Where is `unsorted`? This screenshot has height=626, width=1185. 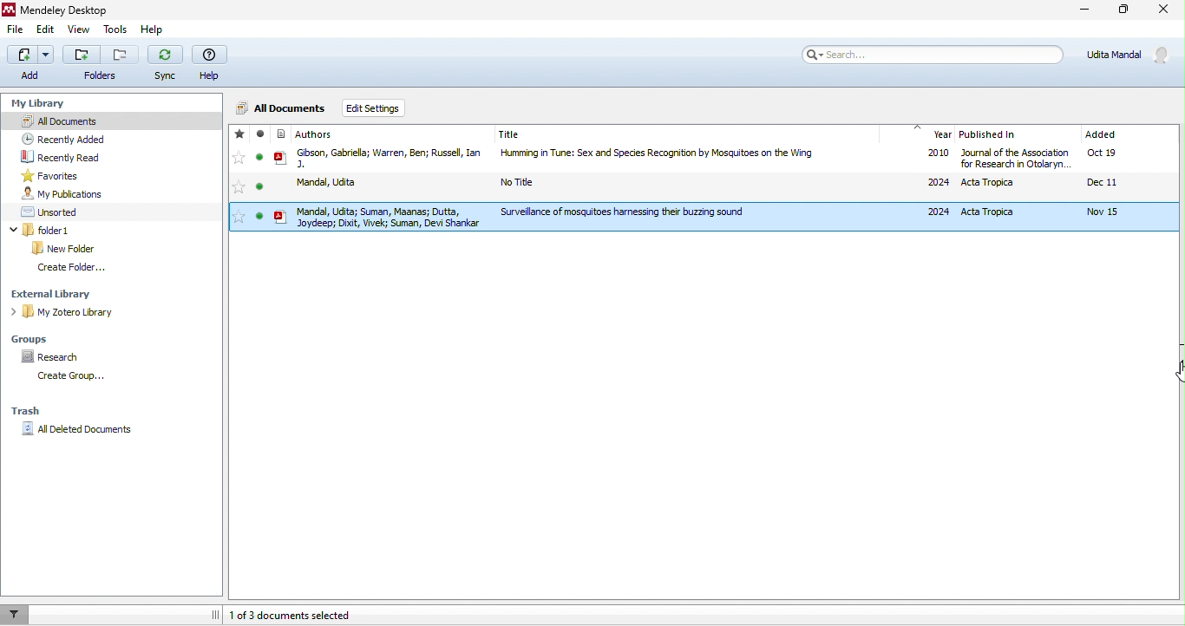 unsorted is located at coordinates (56, 213).